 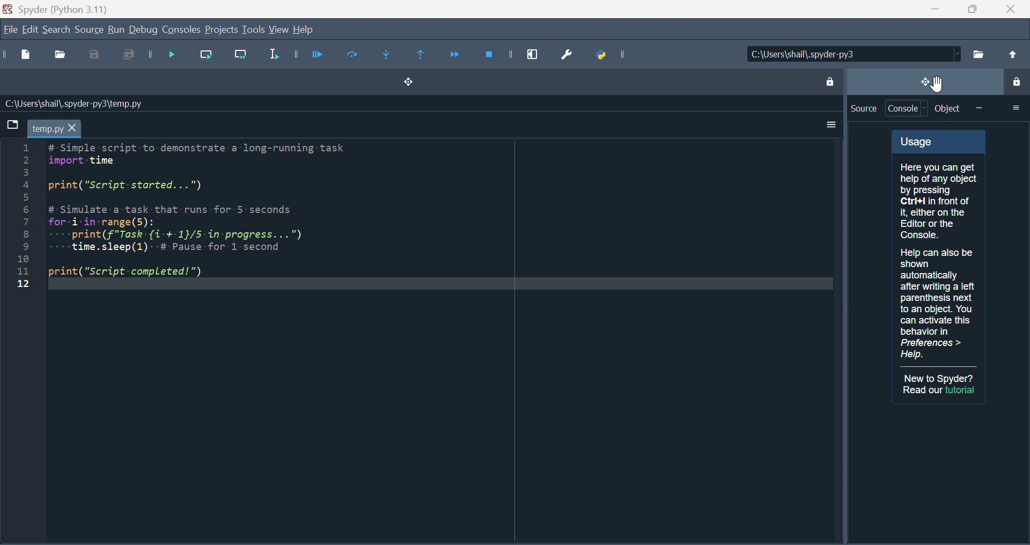 What do you see at coordinates (208, 56) in the screenshot?
I see `Run current line` at bounding box center [208, 56].